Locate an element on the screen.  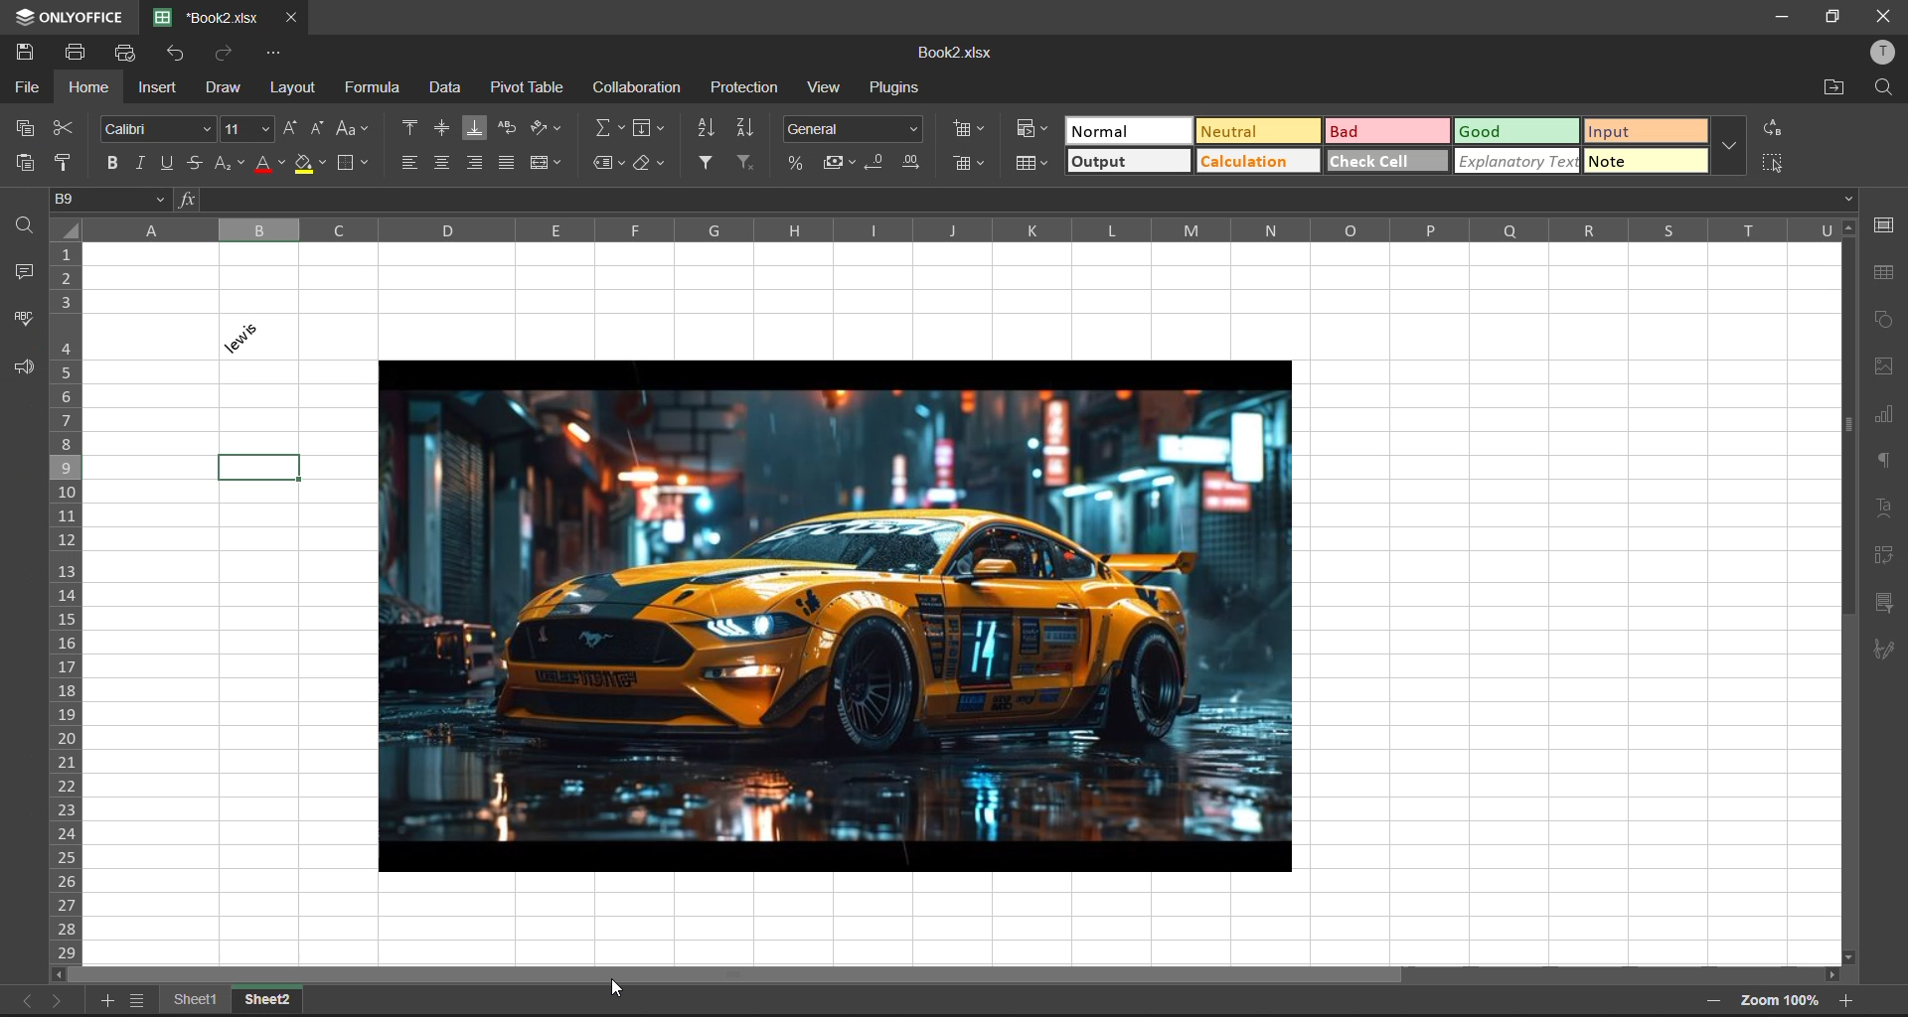
file is located at coordinates (26, 87).